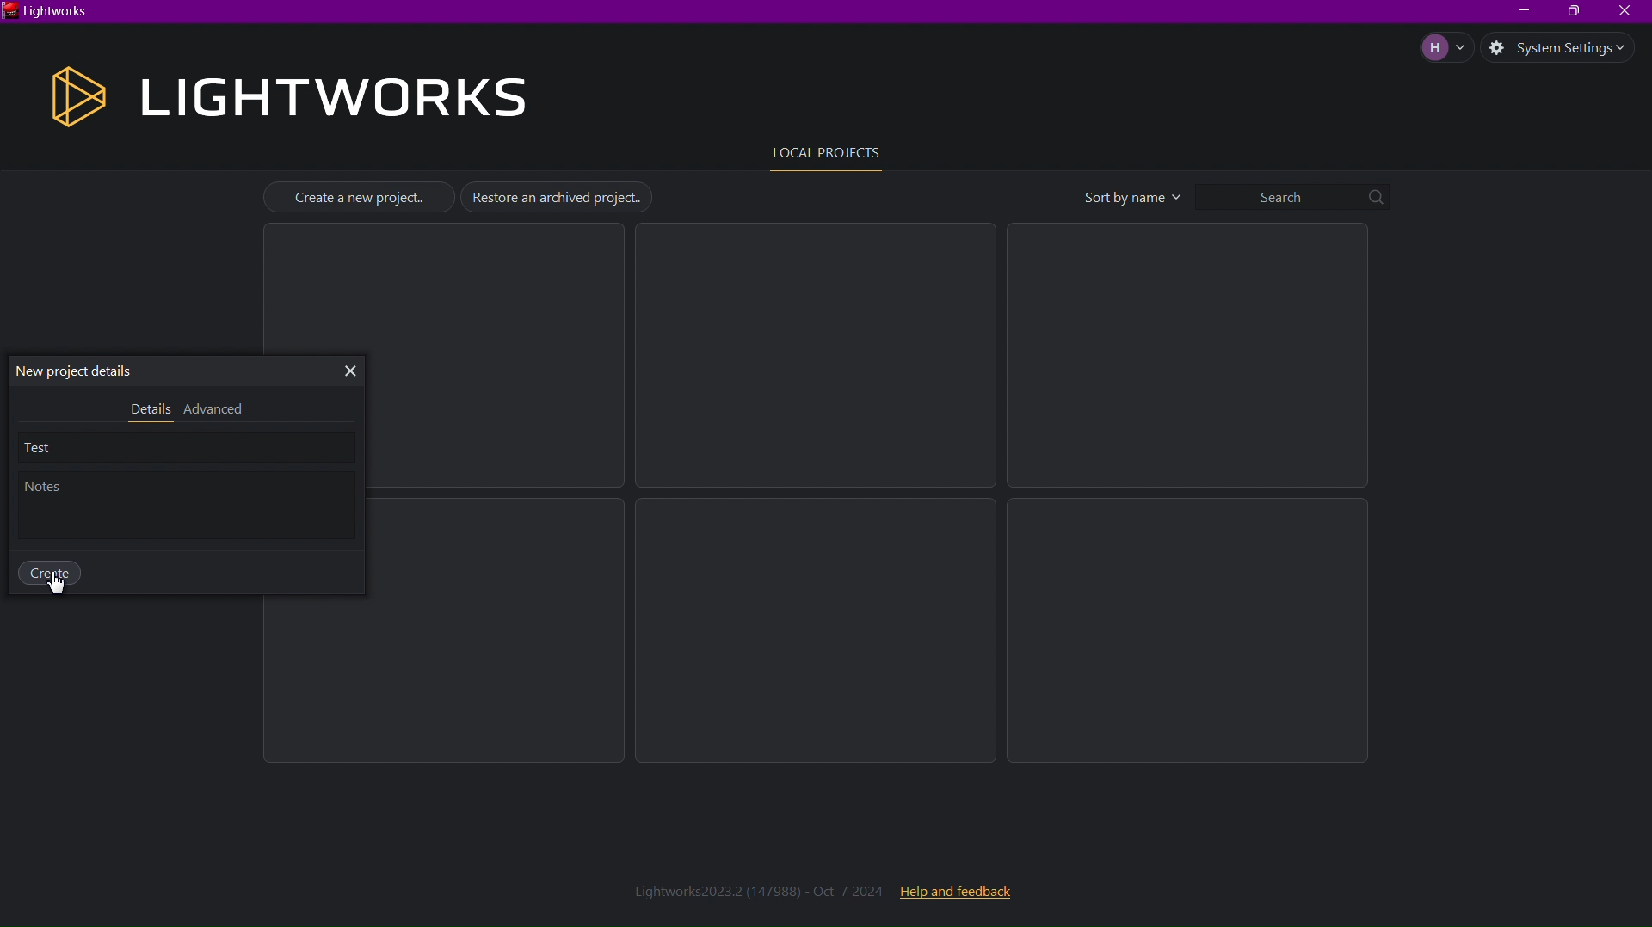  Describe the element at coordinates (332, 97) in the screenshot. I see `Lightworks` at that location.